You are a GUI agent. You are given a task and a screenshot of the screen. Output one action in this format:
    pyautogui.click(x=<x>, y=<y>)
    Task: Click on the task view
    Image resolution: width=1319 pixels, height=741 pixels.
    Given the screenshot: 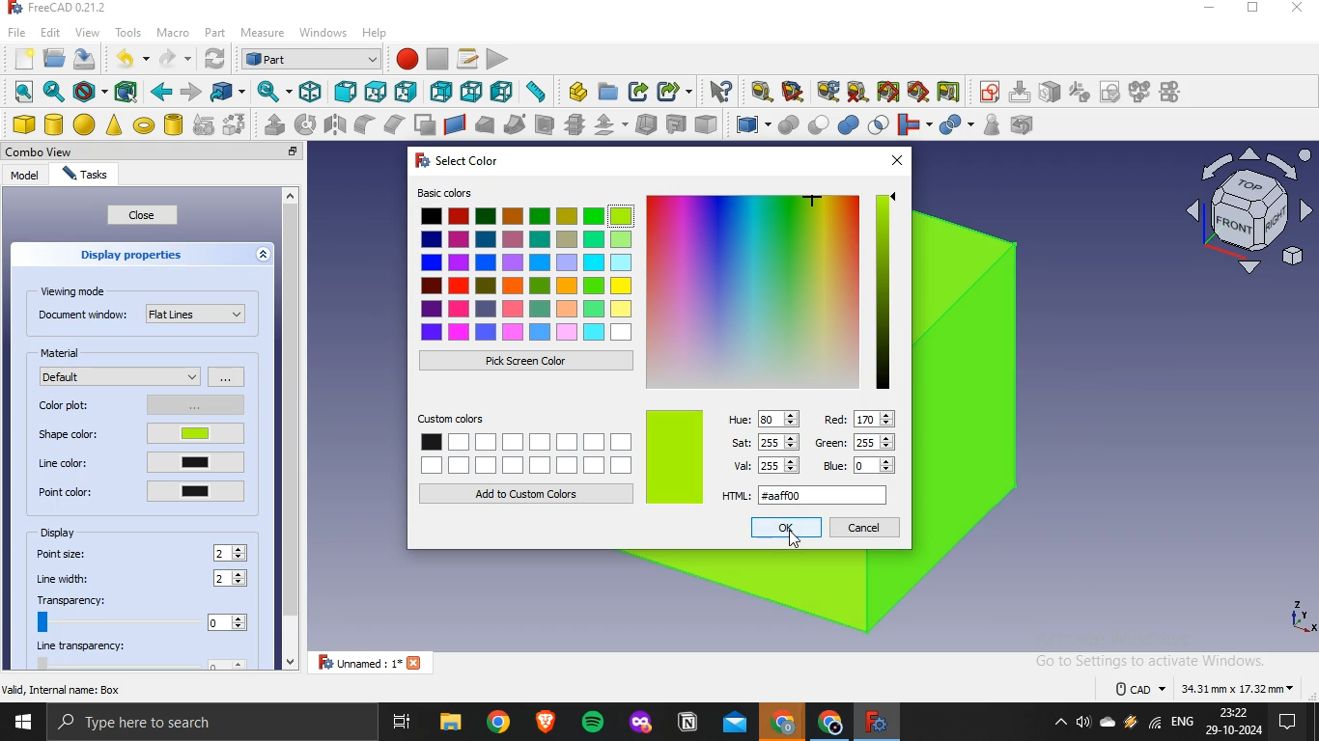 What is the action you would take?
    pyautogui.click(x=404, y=723)
    